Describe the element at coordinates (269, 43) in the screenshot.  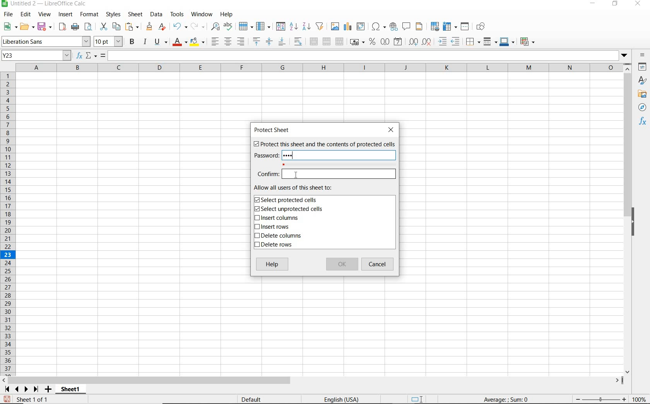
I see `CENTER VERTICALLY` at that location.